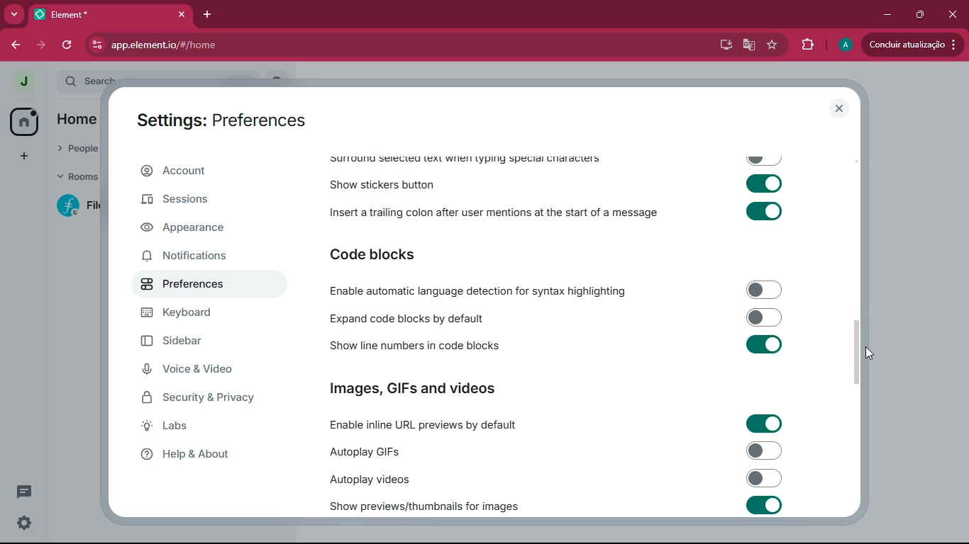 The width and height of the screenshot is (969, 544). What do you see at coordinates (555, 213) in the screenshot?
I see `Insert a trailing colon after user mentions at the start of a message` at bounding box center [555, 213].